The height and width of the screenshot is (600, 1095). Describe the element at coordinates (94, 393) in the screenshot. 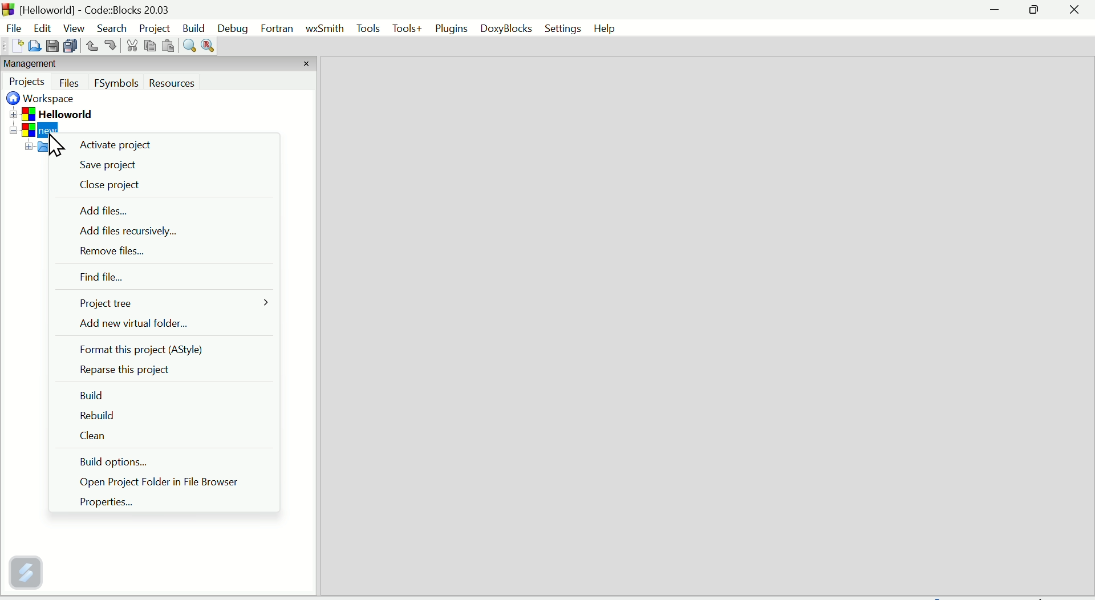

I see `Build` at that location.